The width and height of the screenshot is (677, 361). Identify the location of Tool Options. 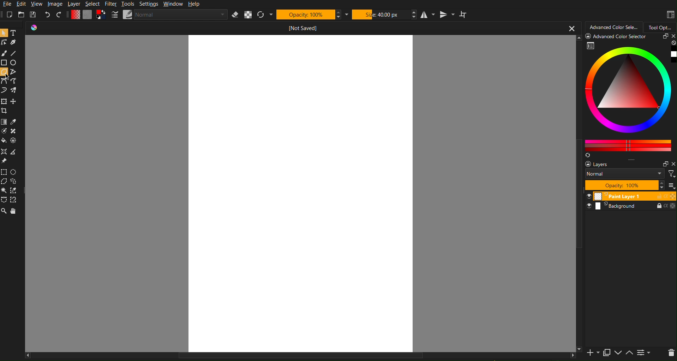
(661, 26).